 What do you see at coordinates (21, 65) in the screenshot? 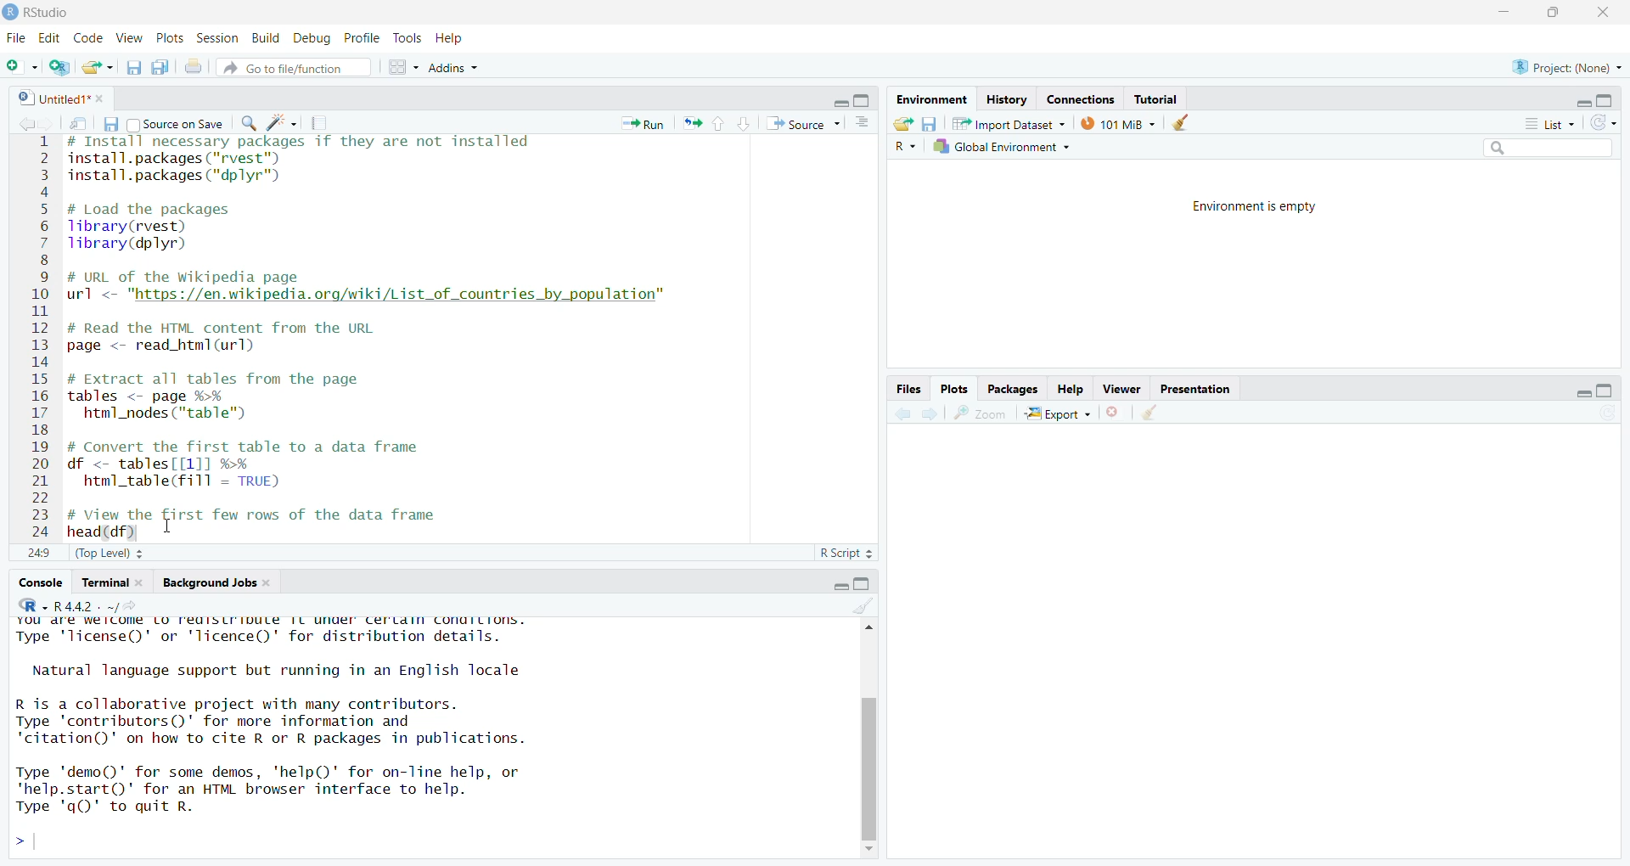
I see `new file` at bounding box center [21, 65].